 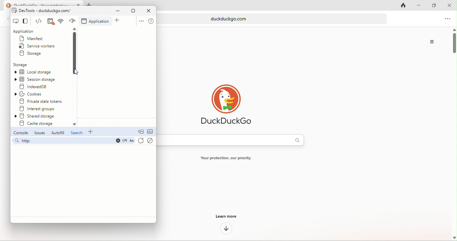 What do you see at coordinates (234, 140) in the screenshot?
I see `search bar` at bounding box center [234, 140].